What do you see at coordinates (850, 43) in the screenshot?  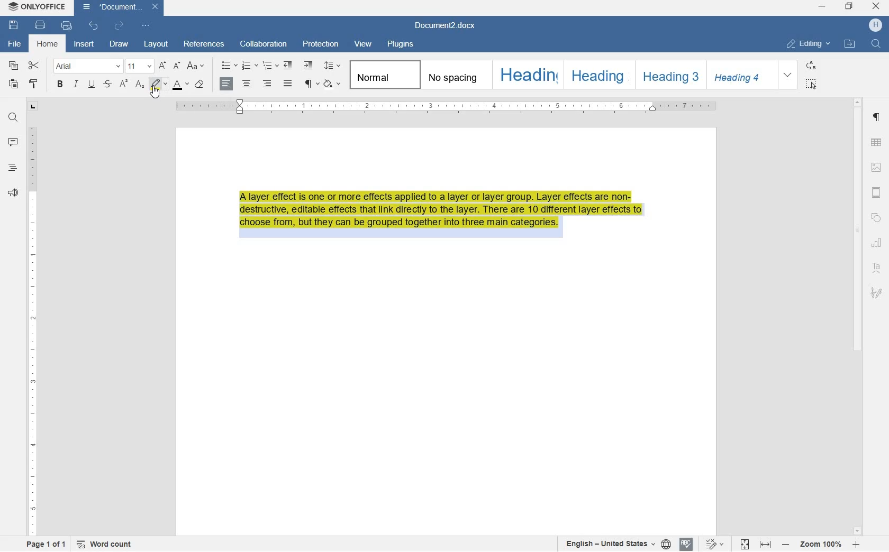 I see `open file location` at bounding box center [850, 43].